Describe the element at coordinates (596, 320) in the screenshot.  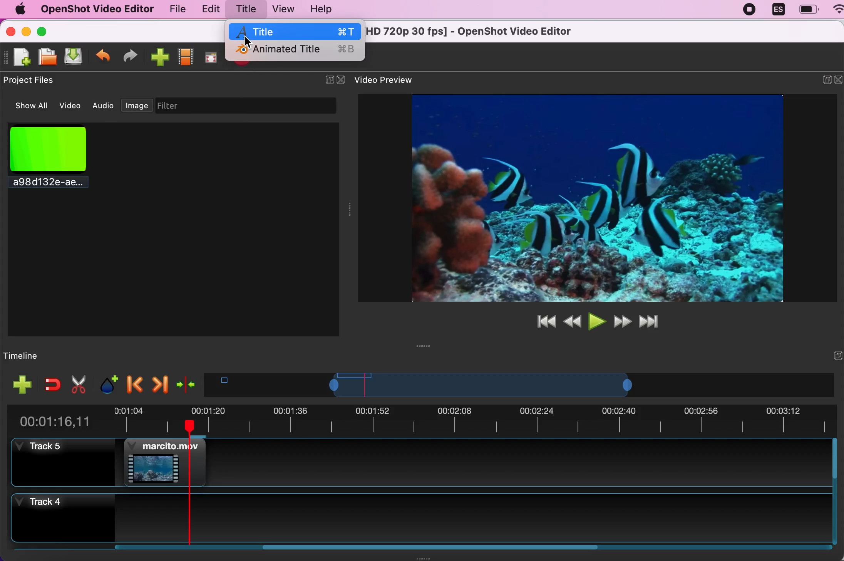
I see `play` at that location.